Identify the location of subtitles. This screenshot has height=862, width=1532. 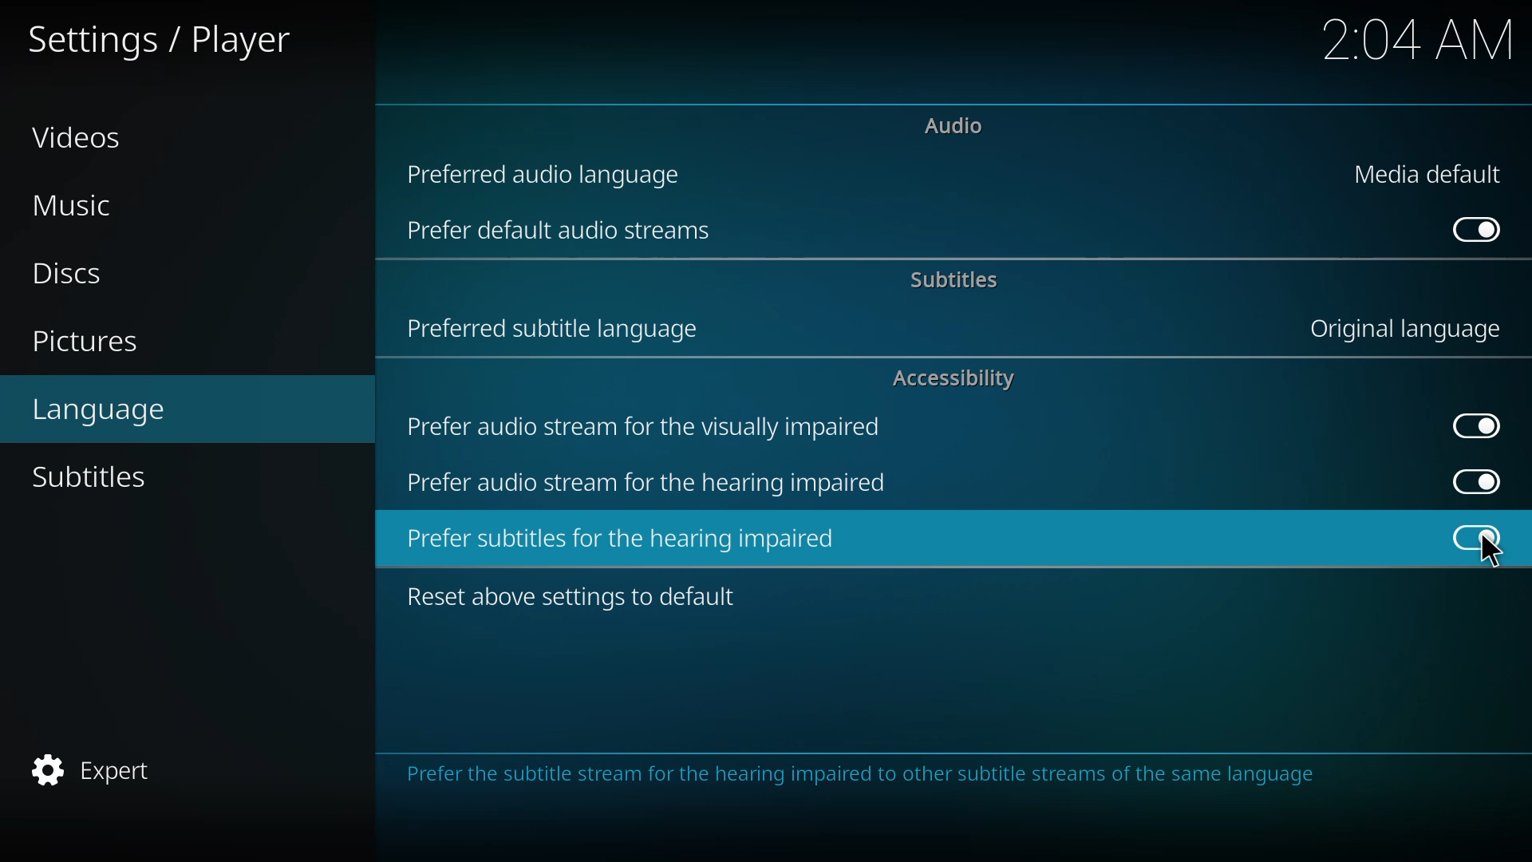
(958, 277).